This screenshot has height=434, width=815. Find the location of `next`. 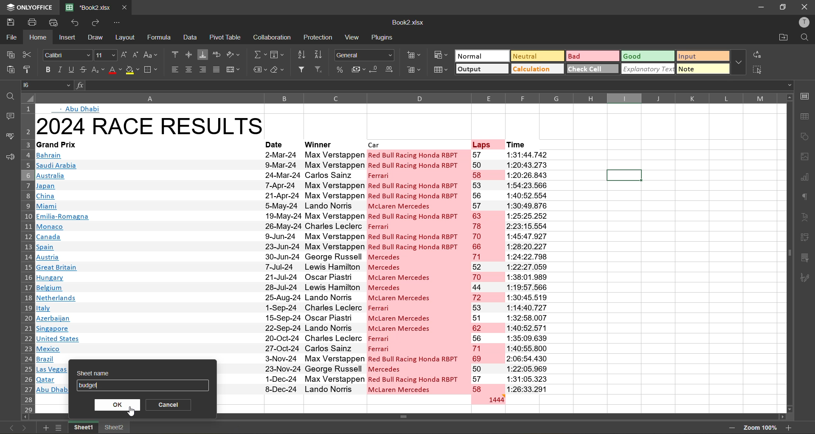

next is located at coordinates (26, 426).